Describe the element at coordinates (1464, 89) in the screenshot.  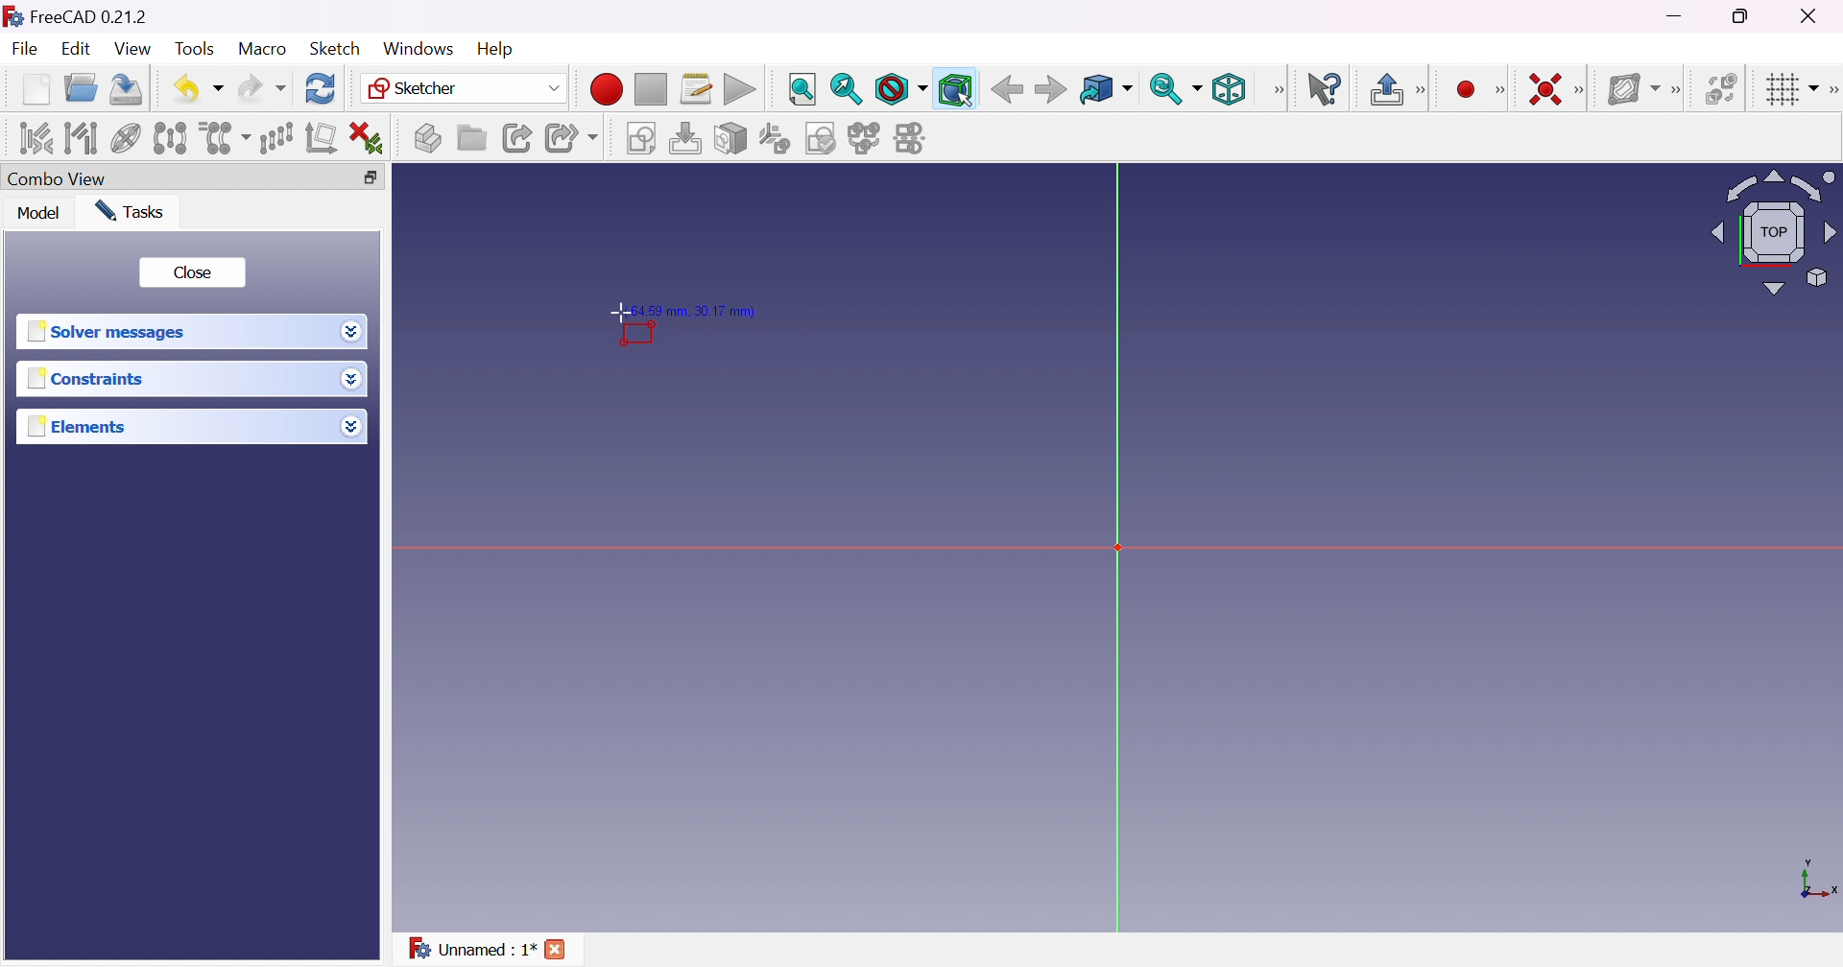
I see `Create point` at that location.